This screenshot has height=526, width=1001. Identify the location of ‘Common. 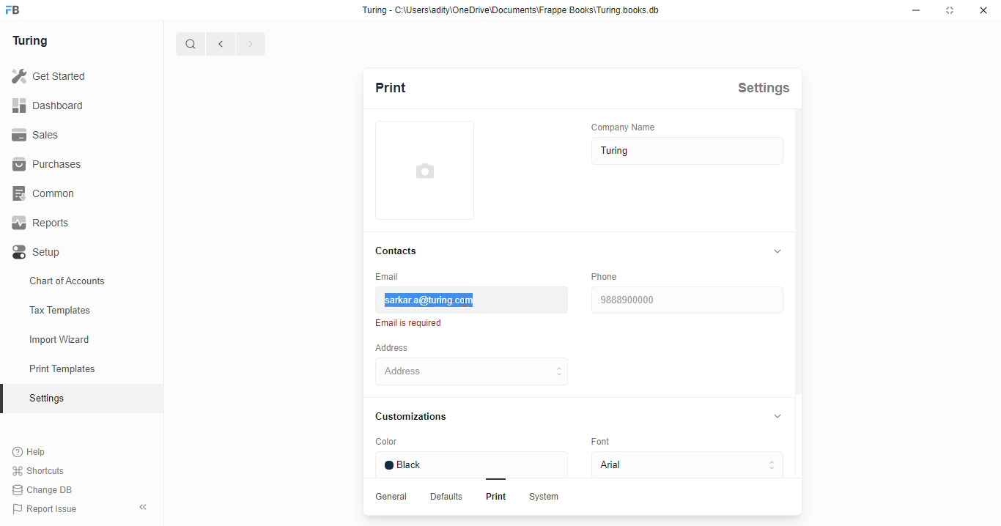
(48, 193).